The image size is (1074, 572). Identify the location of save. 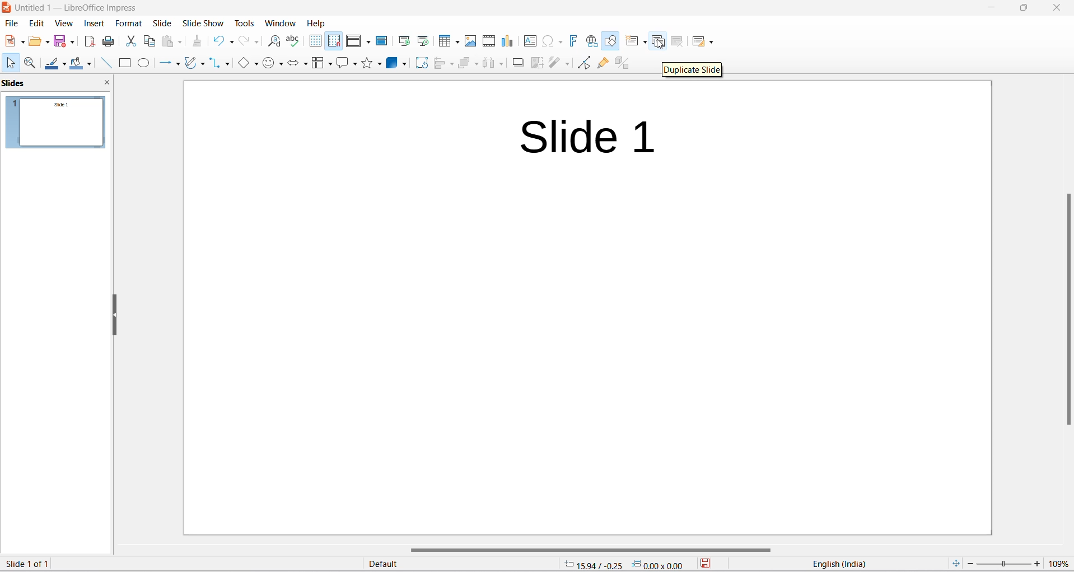
(707, 564).